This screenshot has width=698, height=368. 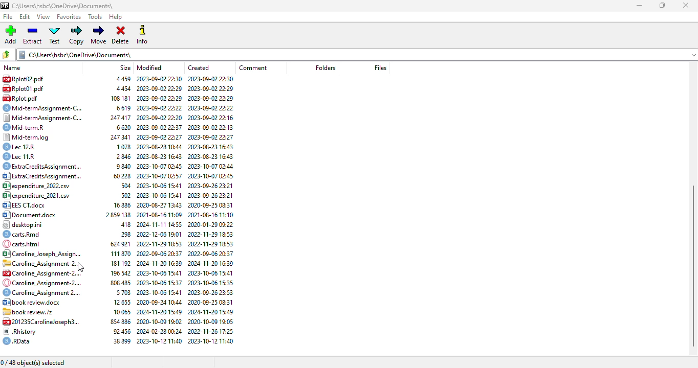 I want to click on  expenditure 2021.cov, so click(x=38, y=196).